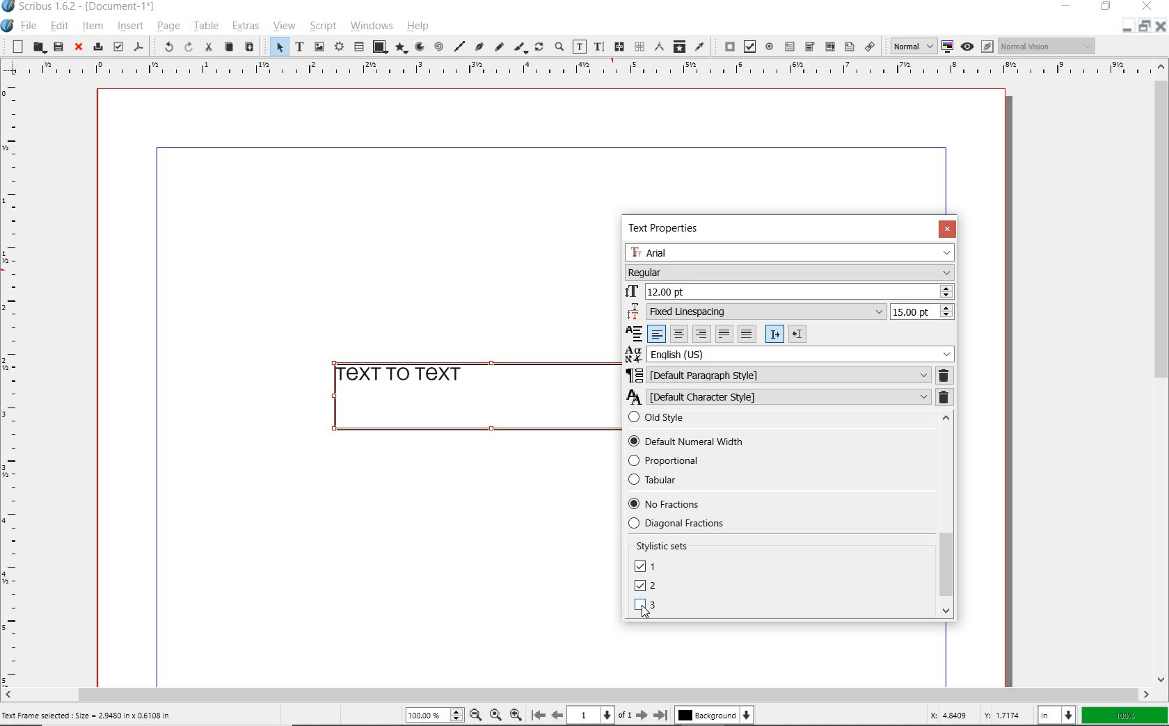 The width and height of the screenshot is (1169, 726). What do you see at coordinates (749, 47) in the screenshot?
I see `pdf check box` at bounding box center [749, 47].